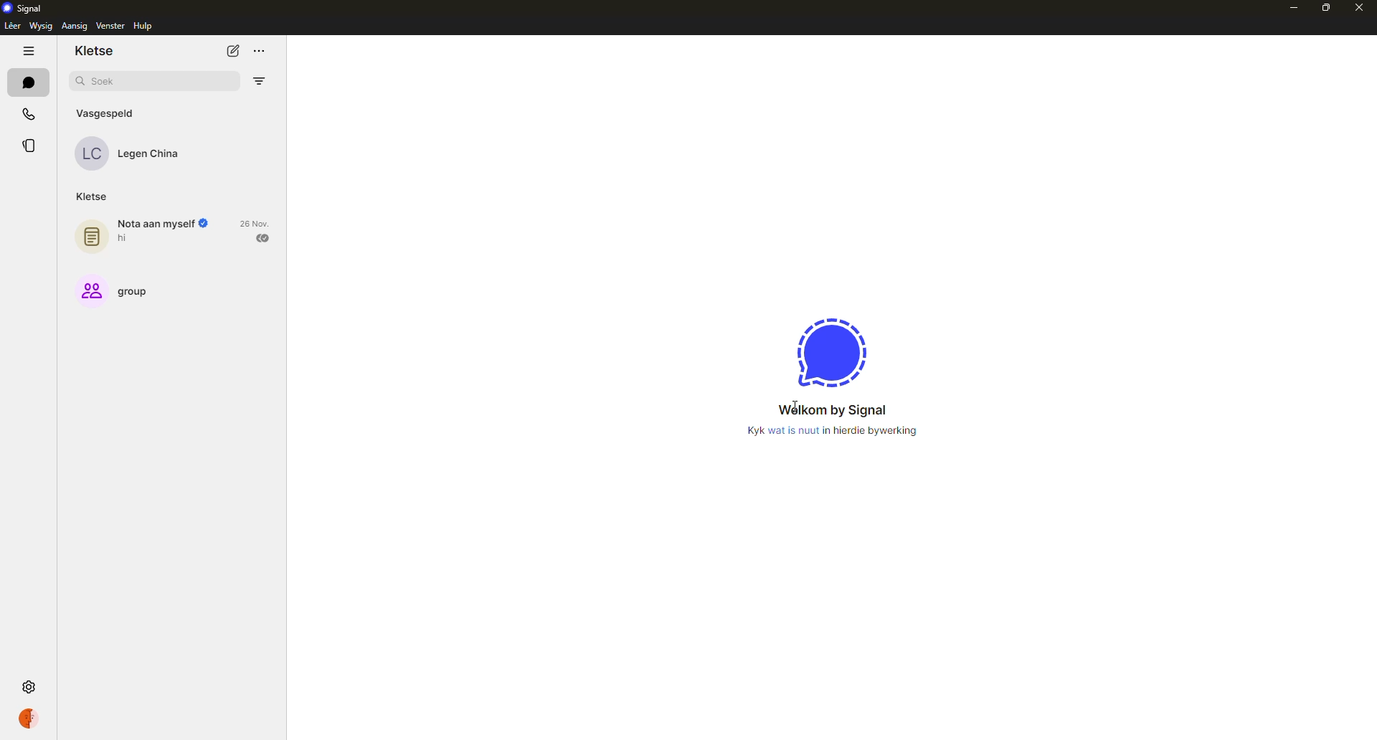  Describe the element at coordinates (256, 222) in the screenshot. I see `date` at that location.